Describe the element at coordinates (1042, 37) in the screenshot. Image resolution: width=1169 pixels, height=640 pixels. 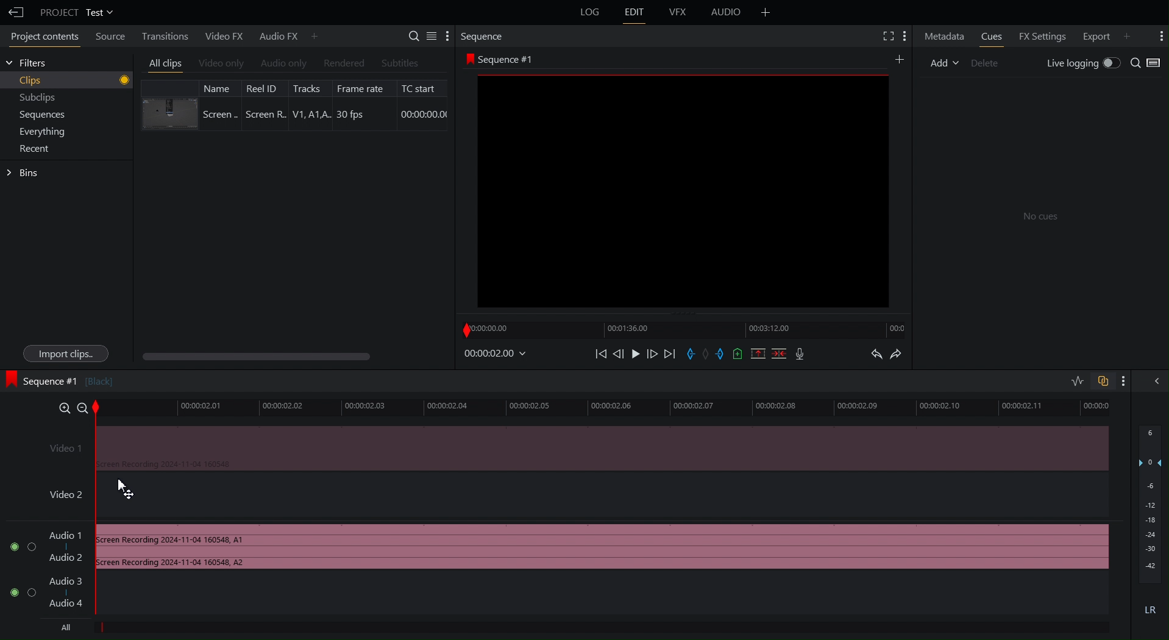
I see `FX Settings` at that location.